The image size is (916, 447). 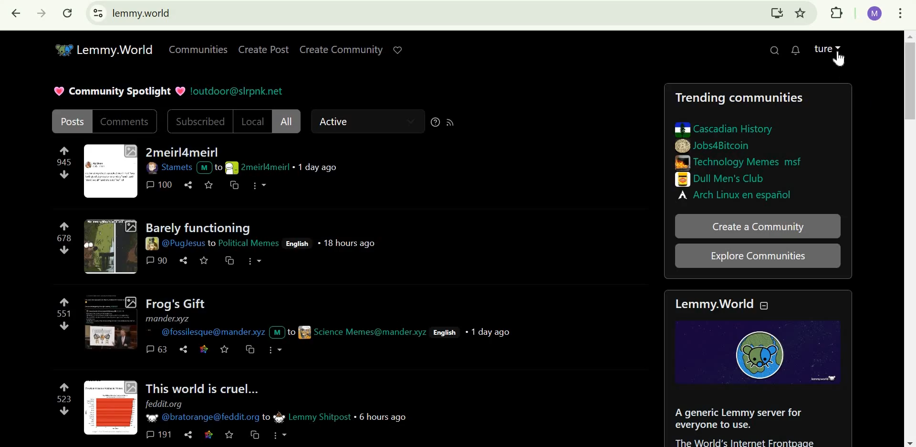 I want to click on create post, so click(x=265, y=49).